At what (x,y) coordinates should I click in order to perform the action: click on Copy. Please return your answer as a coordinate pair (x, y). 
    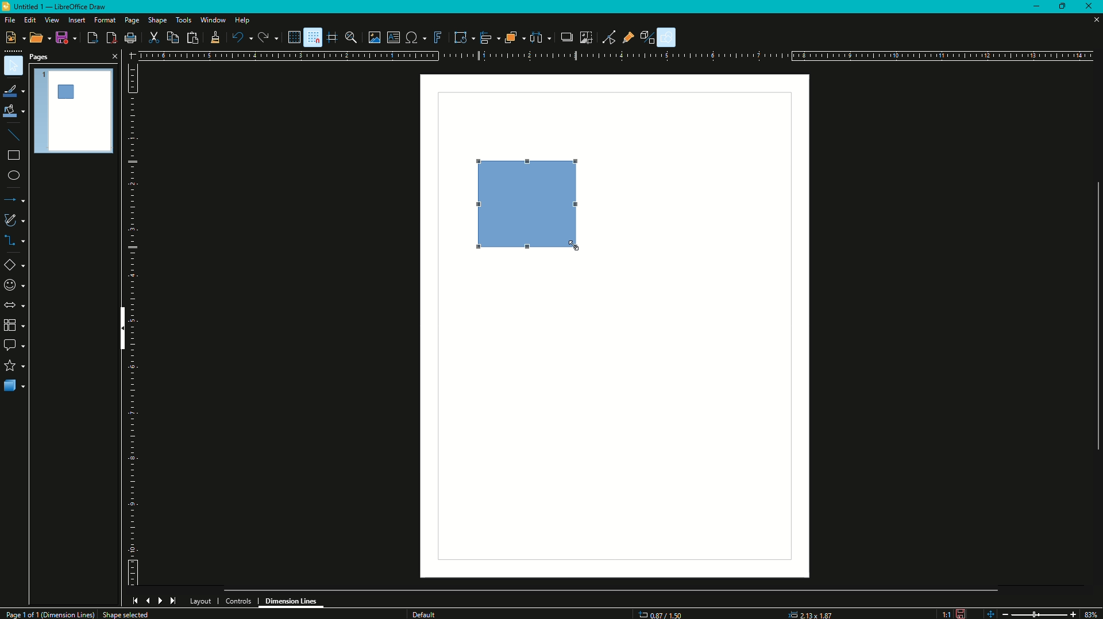
    Looking at the image, I should click on (171, 38).